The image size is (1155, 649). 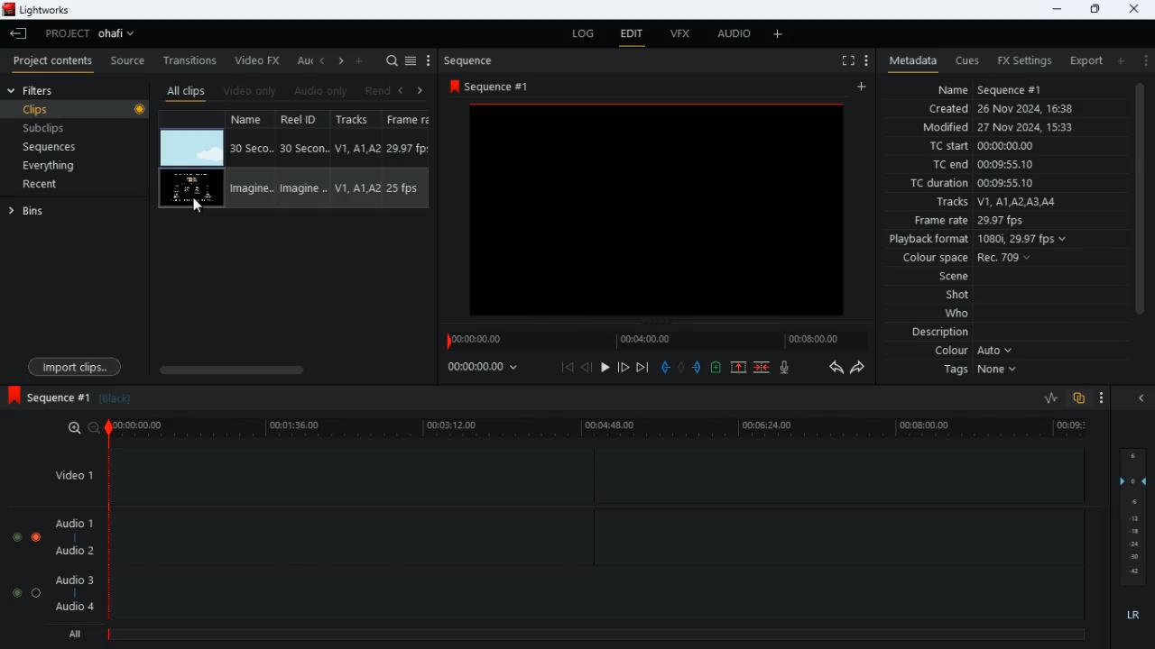 I want to click on modified, so click(x=998, y=127).